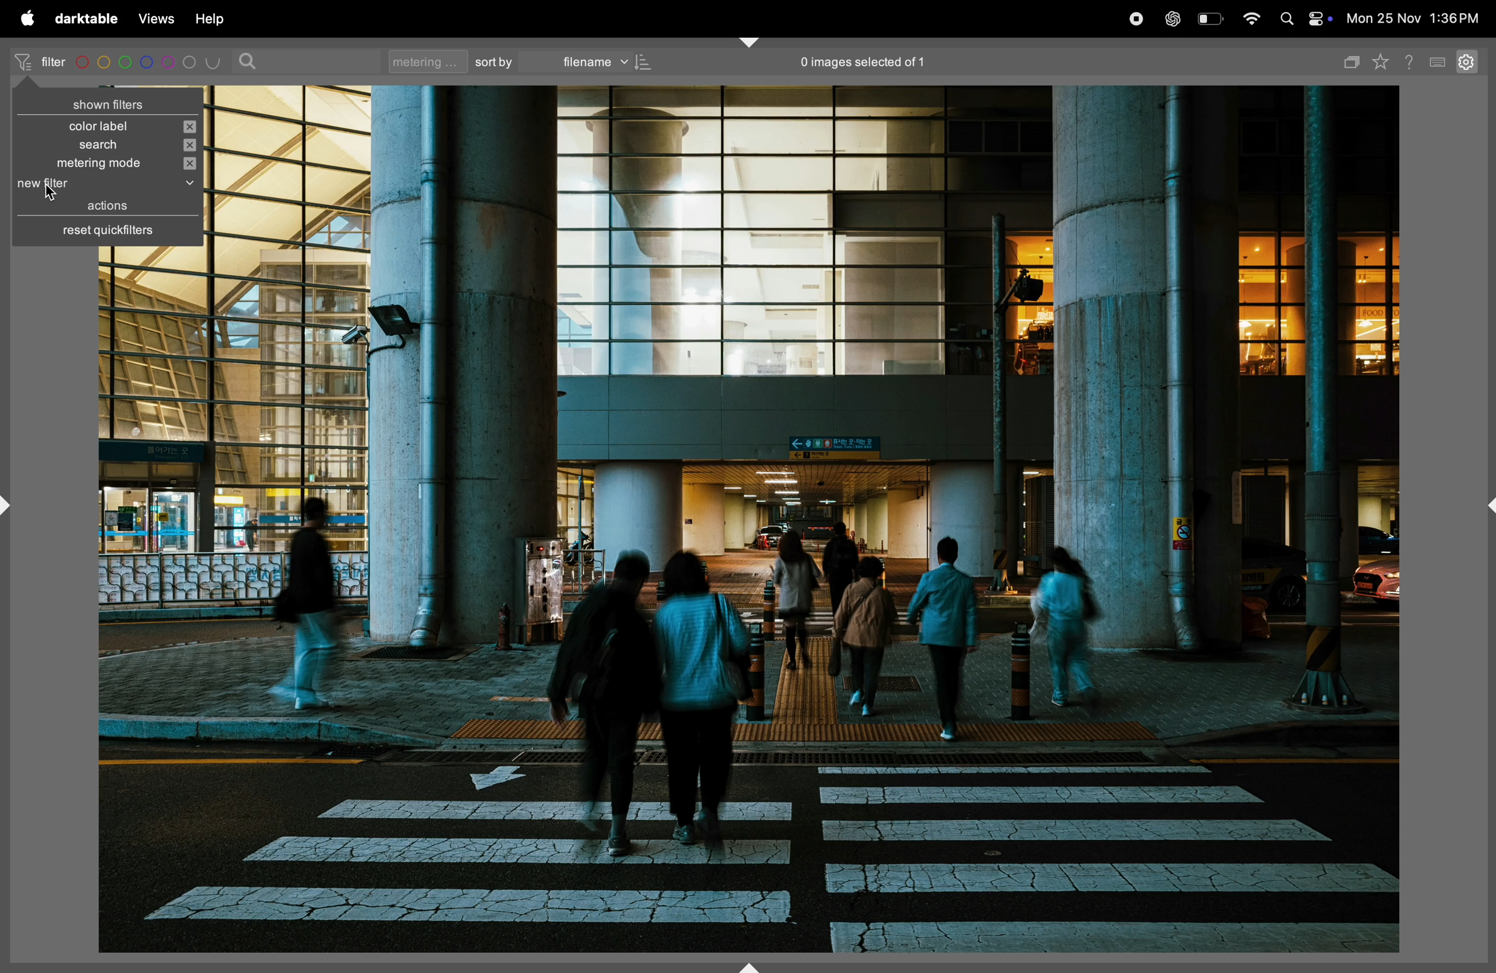 Image resolution: width=1496 pixels, height=973 pixels. I want to click on shown filters, so click(112, 97).